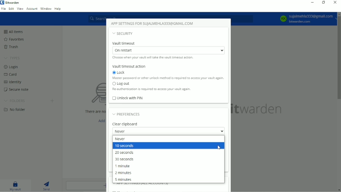  I want to click on 1 minute, so click(123, 166).